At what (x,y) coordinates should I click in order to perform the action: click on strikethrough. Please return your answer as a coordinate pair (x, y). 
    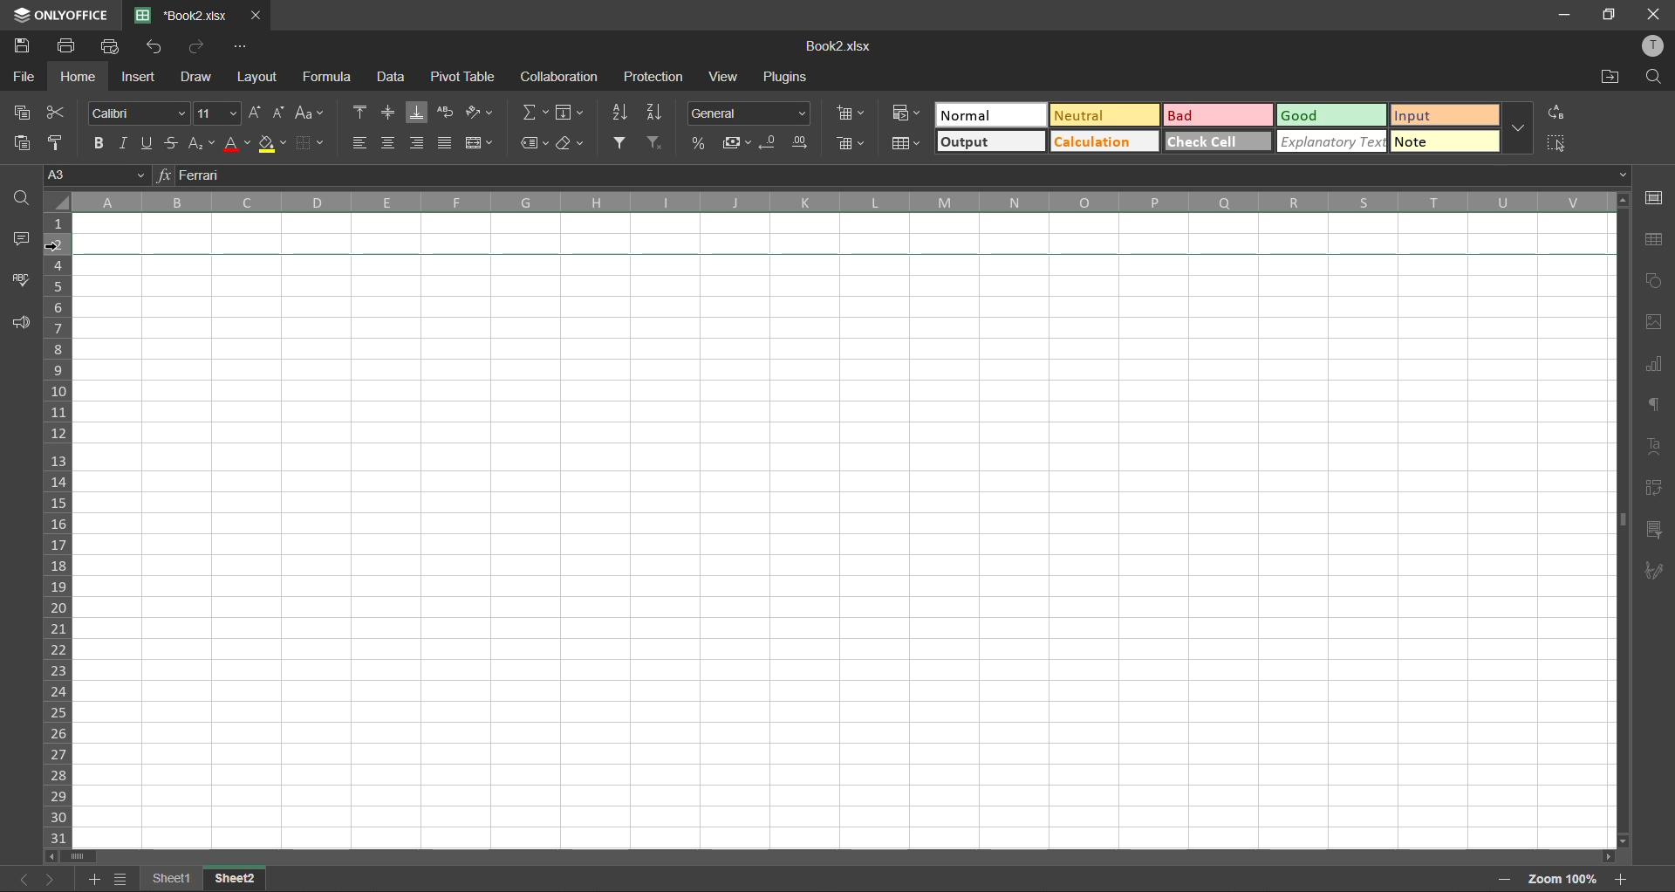
    Looking at the image, I should click on (172, 141).